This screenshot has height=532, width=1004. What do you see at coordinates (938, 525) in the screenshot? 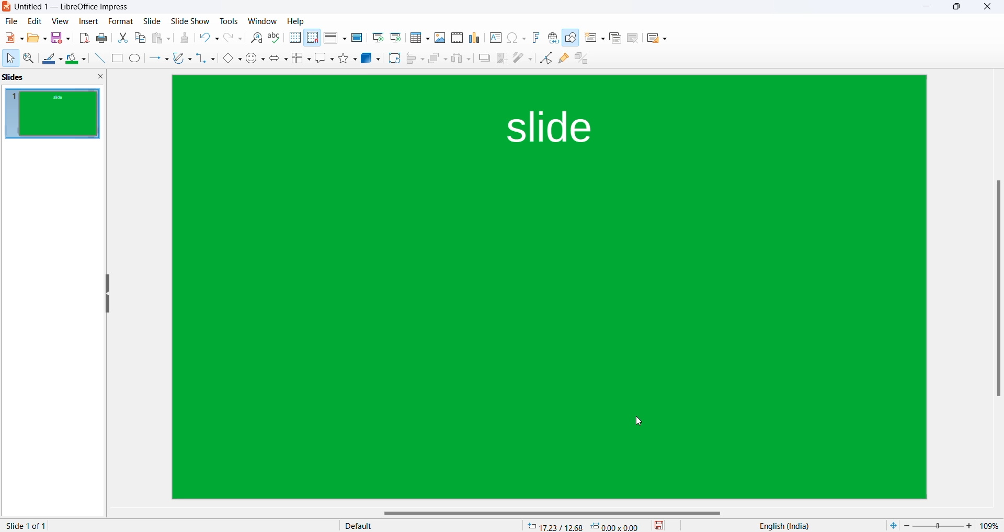
I see `zoom slider` at bounding box center [938, 525].